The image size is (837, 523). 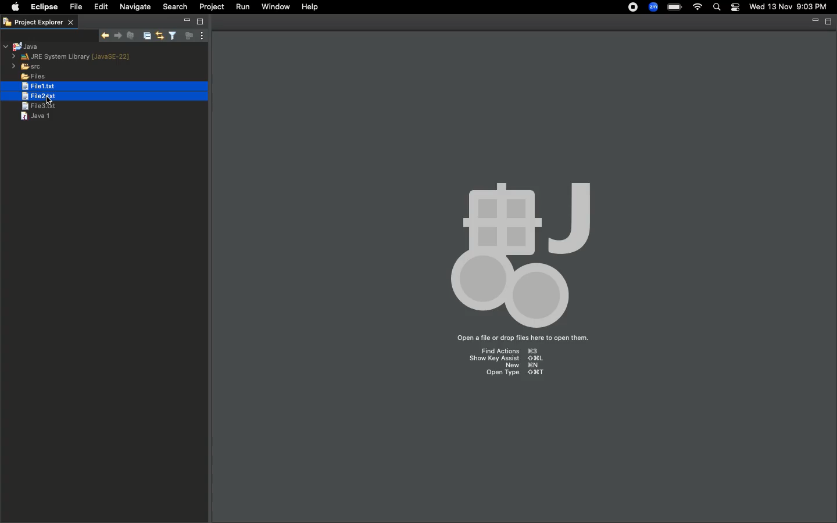 I want to click on Selected files, so click(x=78, y=96).